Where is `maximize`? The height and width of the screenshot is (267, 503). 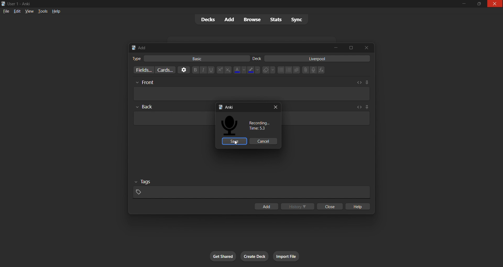
maximize is located at coordinates (350, 47).